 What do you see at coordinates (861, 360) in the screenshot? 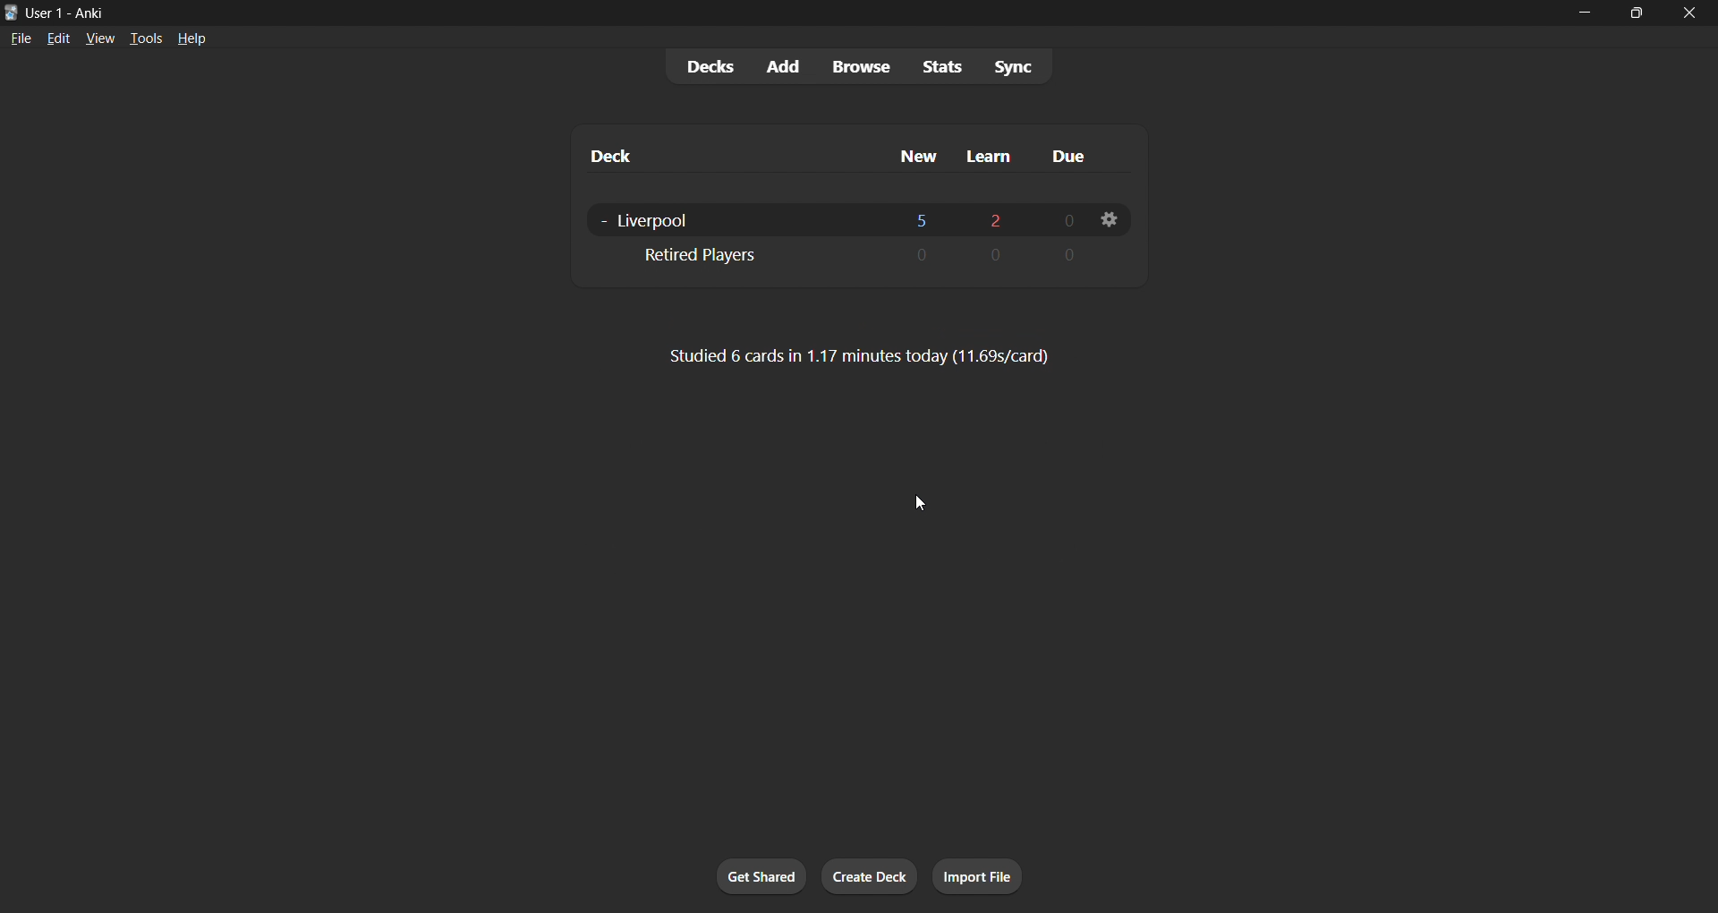
I see `card stats` at bounding box center [861, 360].